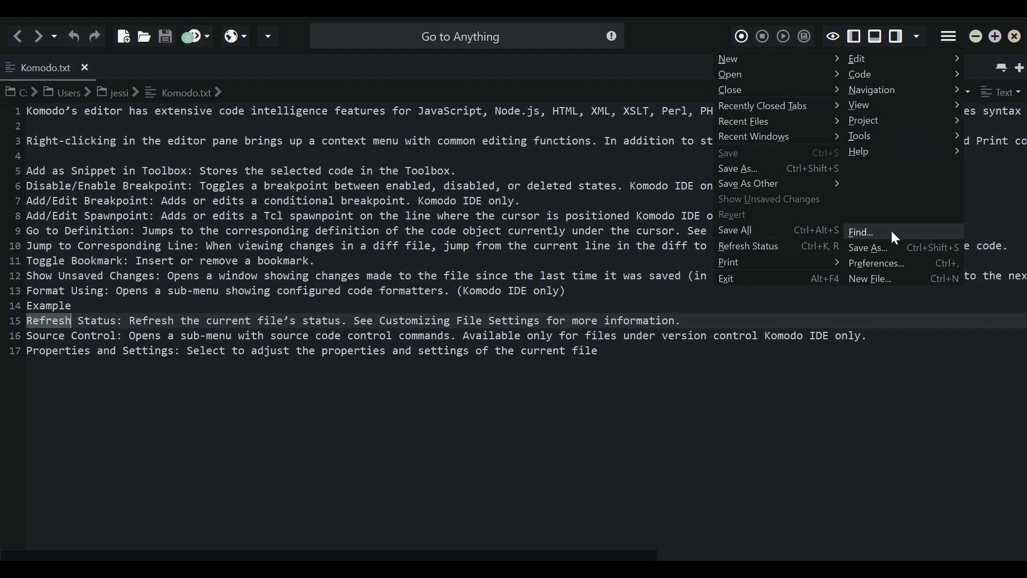 Image resolution: width=1027 pixels, height=578 pixels. What do you see at coordinates (121, 32) in the screenshot?
I see `New File` at bounding box center [121, 32].